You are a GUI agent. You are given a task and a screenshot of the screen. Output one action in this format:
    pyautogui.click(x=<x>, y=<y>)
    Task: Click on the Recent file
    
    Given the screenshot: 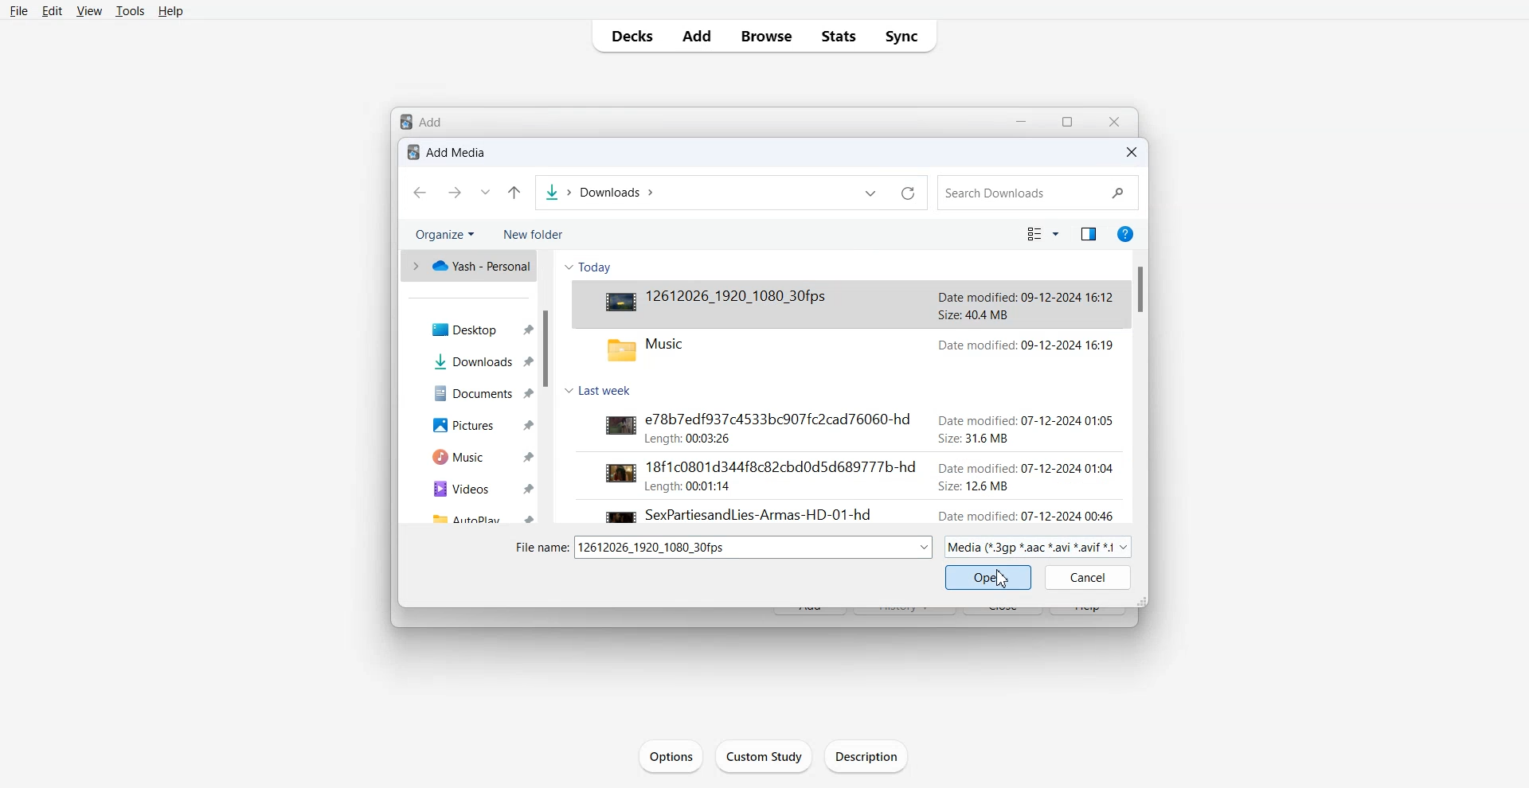 What is the action you would take?
    pyautogui.click(x=485, y=193)
    